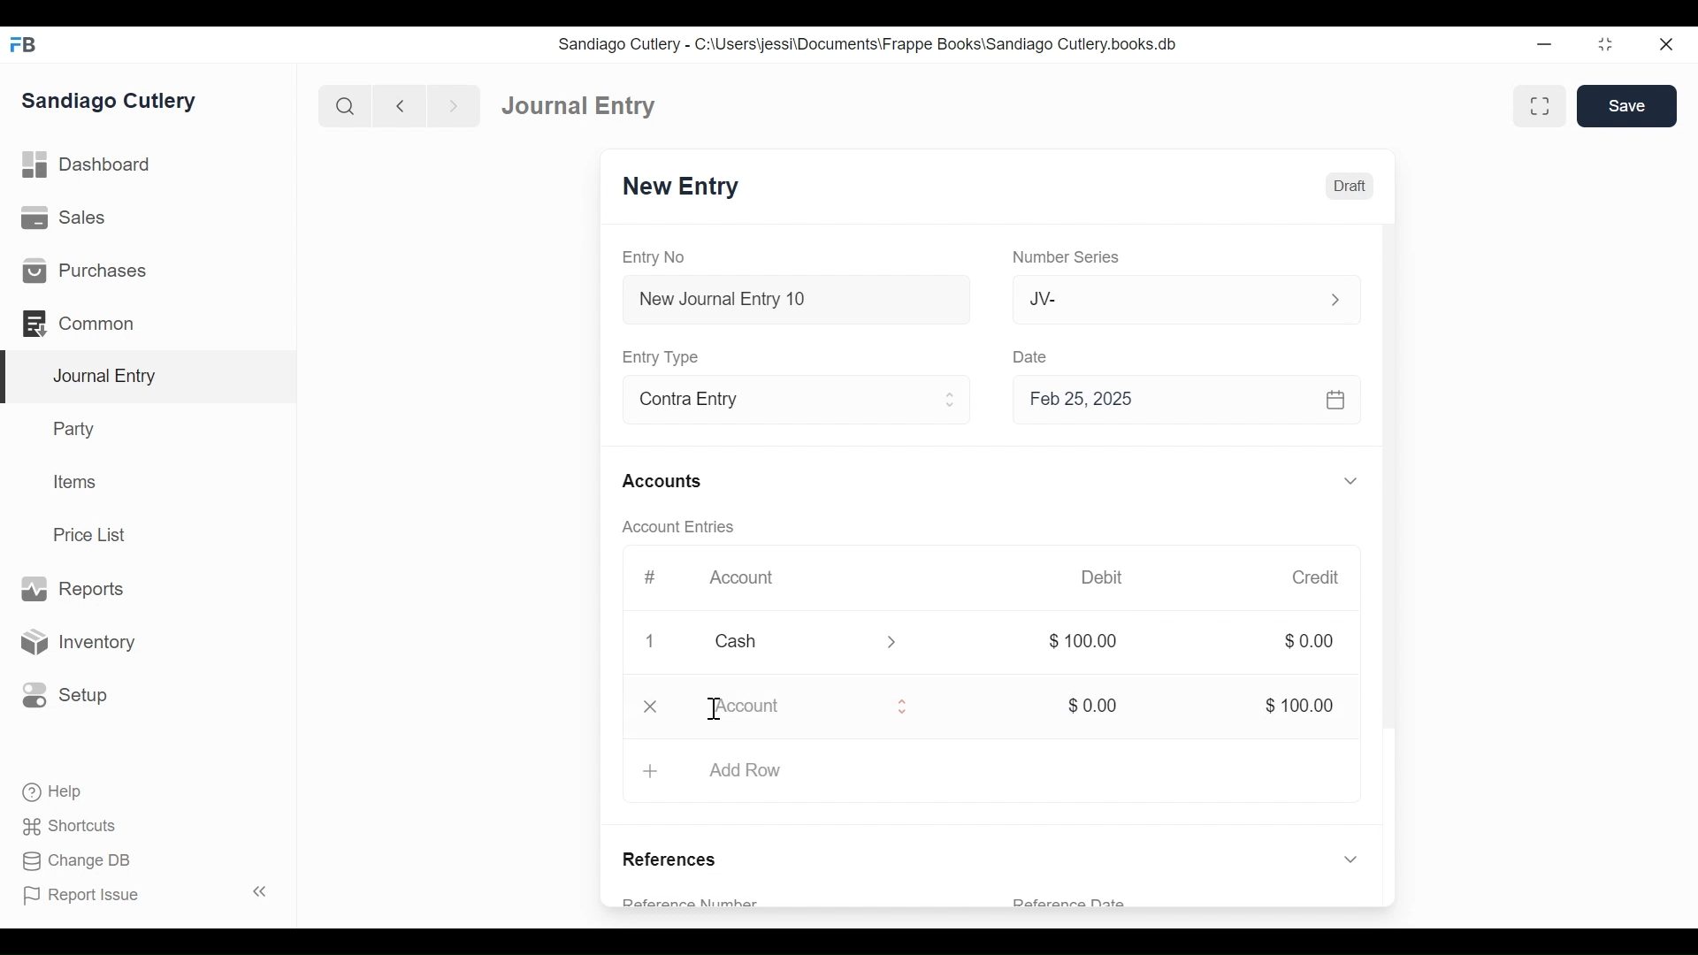  I want to click on Expand, so click(892, 641).